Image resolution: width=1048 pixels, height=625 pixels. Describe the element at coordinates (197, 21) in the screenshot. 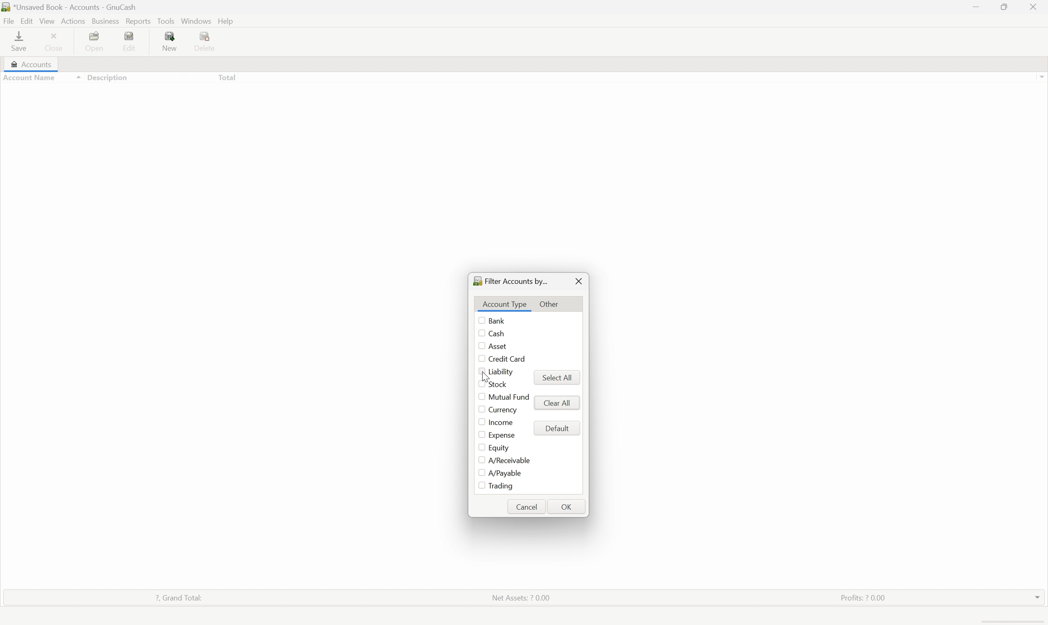

I see `Windows` at that location.